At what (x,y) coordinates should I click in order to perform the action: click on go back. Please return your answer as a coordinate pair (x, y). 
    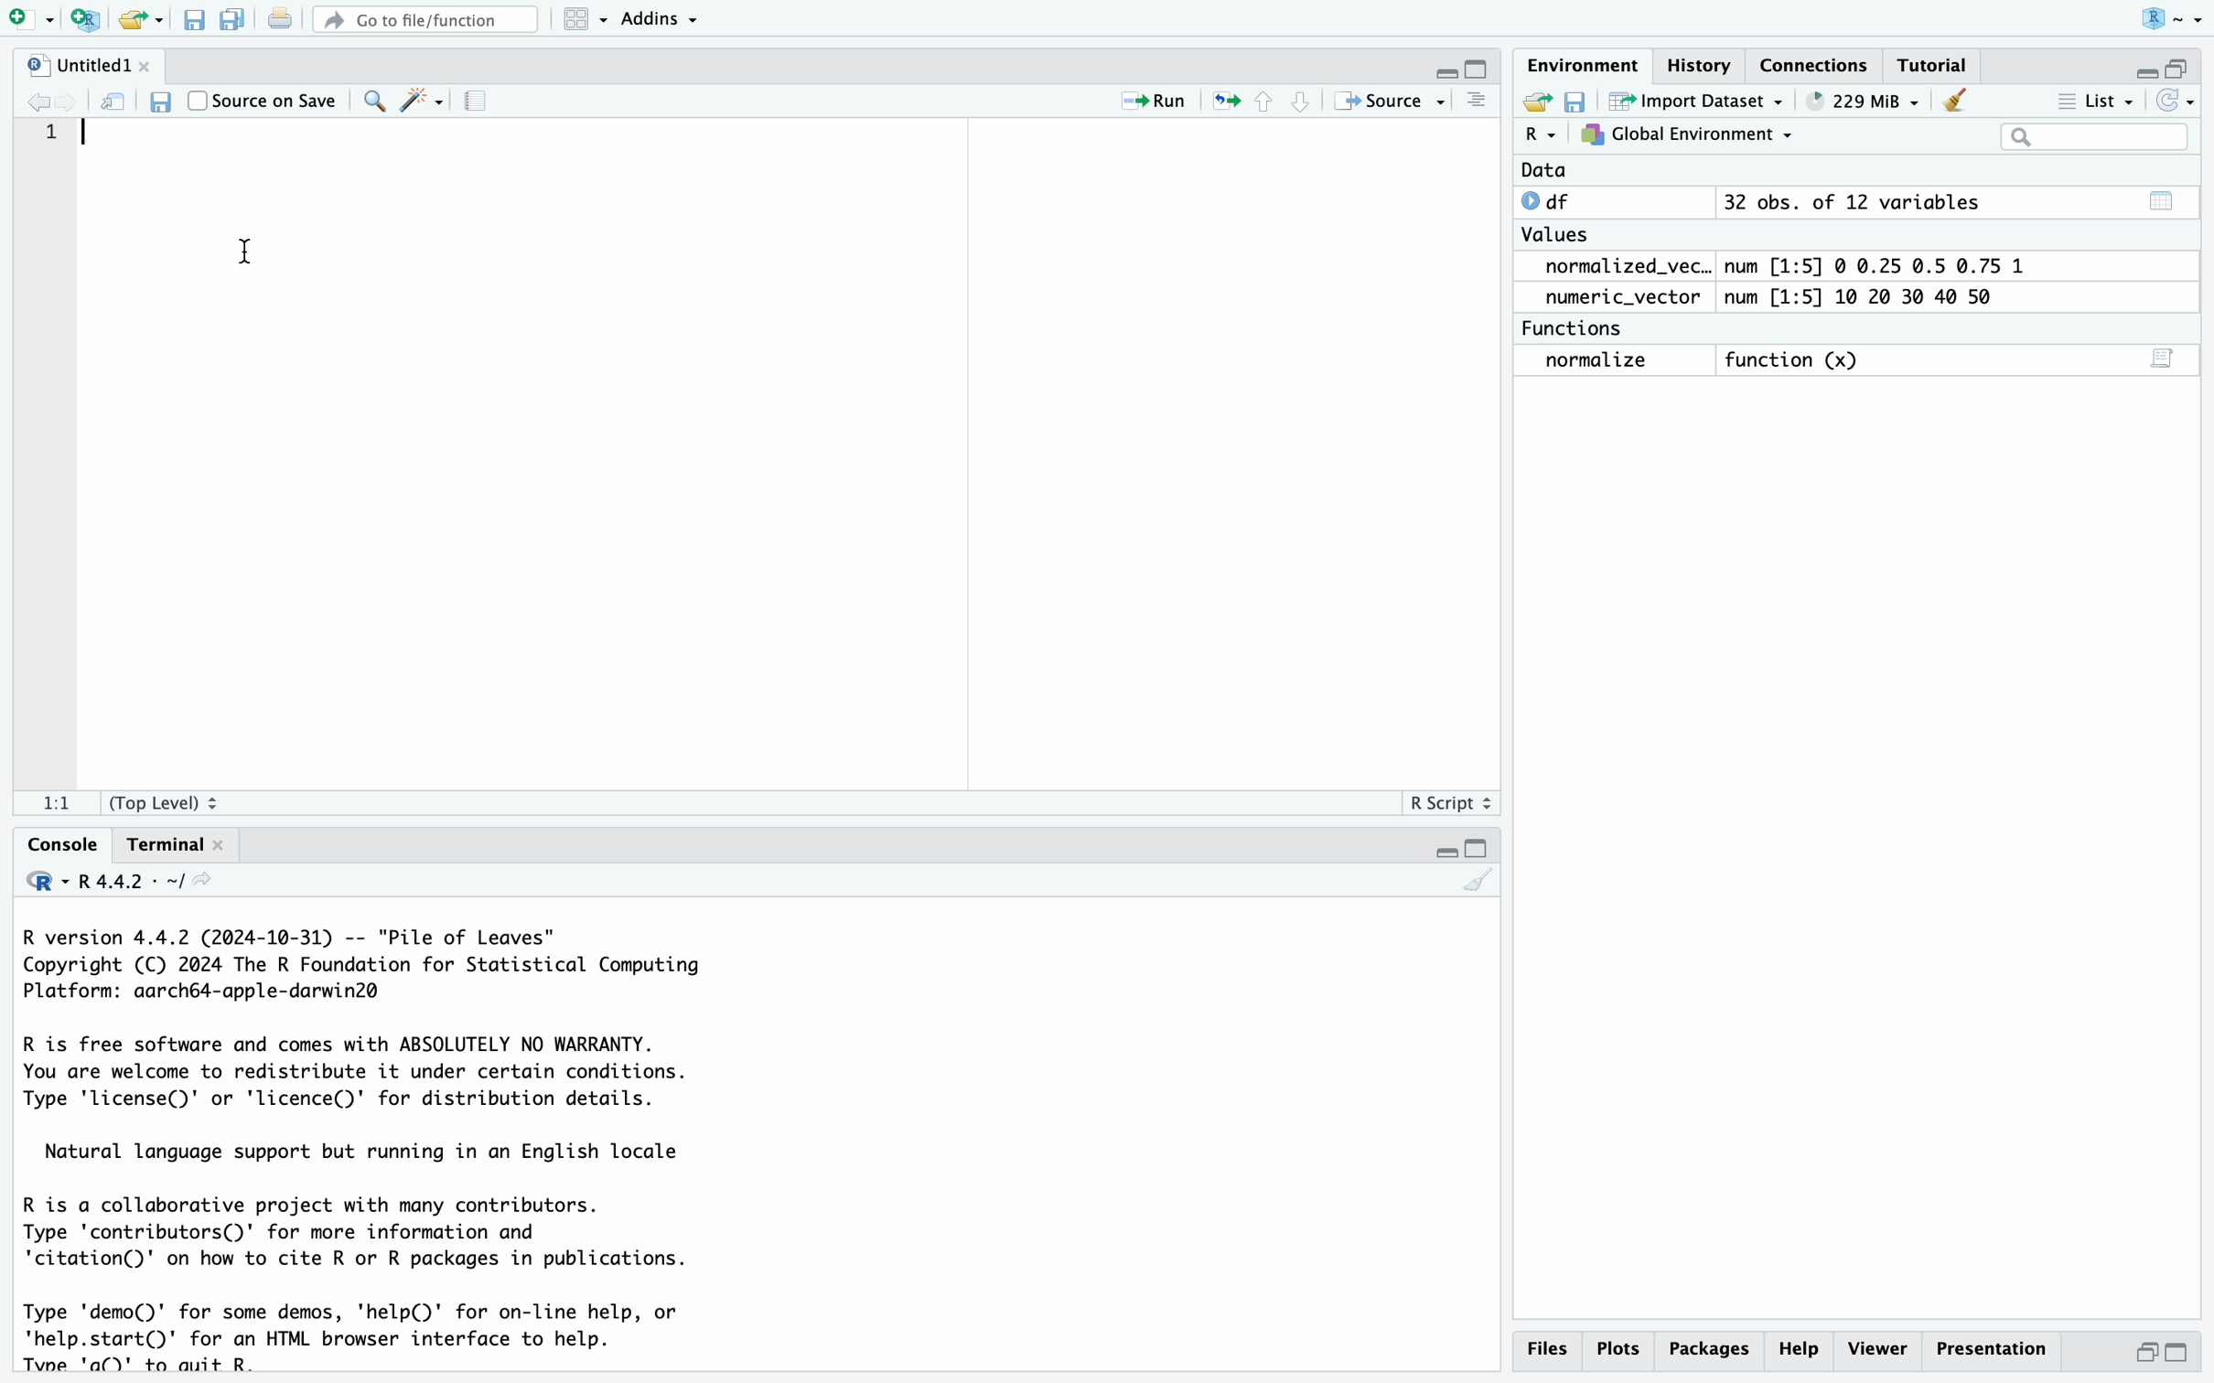
    Looking at the image, I should click on (28, 102).